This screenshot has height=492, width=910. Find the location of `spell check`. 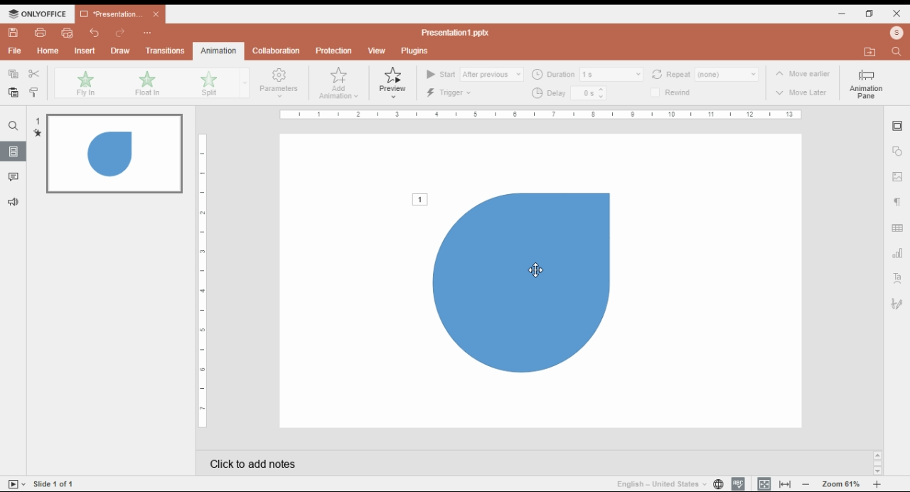

spell check is located at coordinates (738, 484).